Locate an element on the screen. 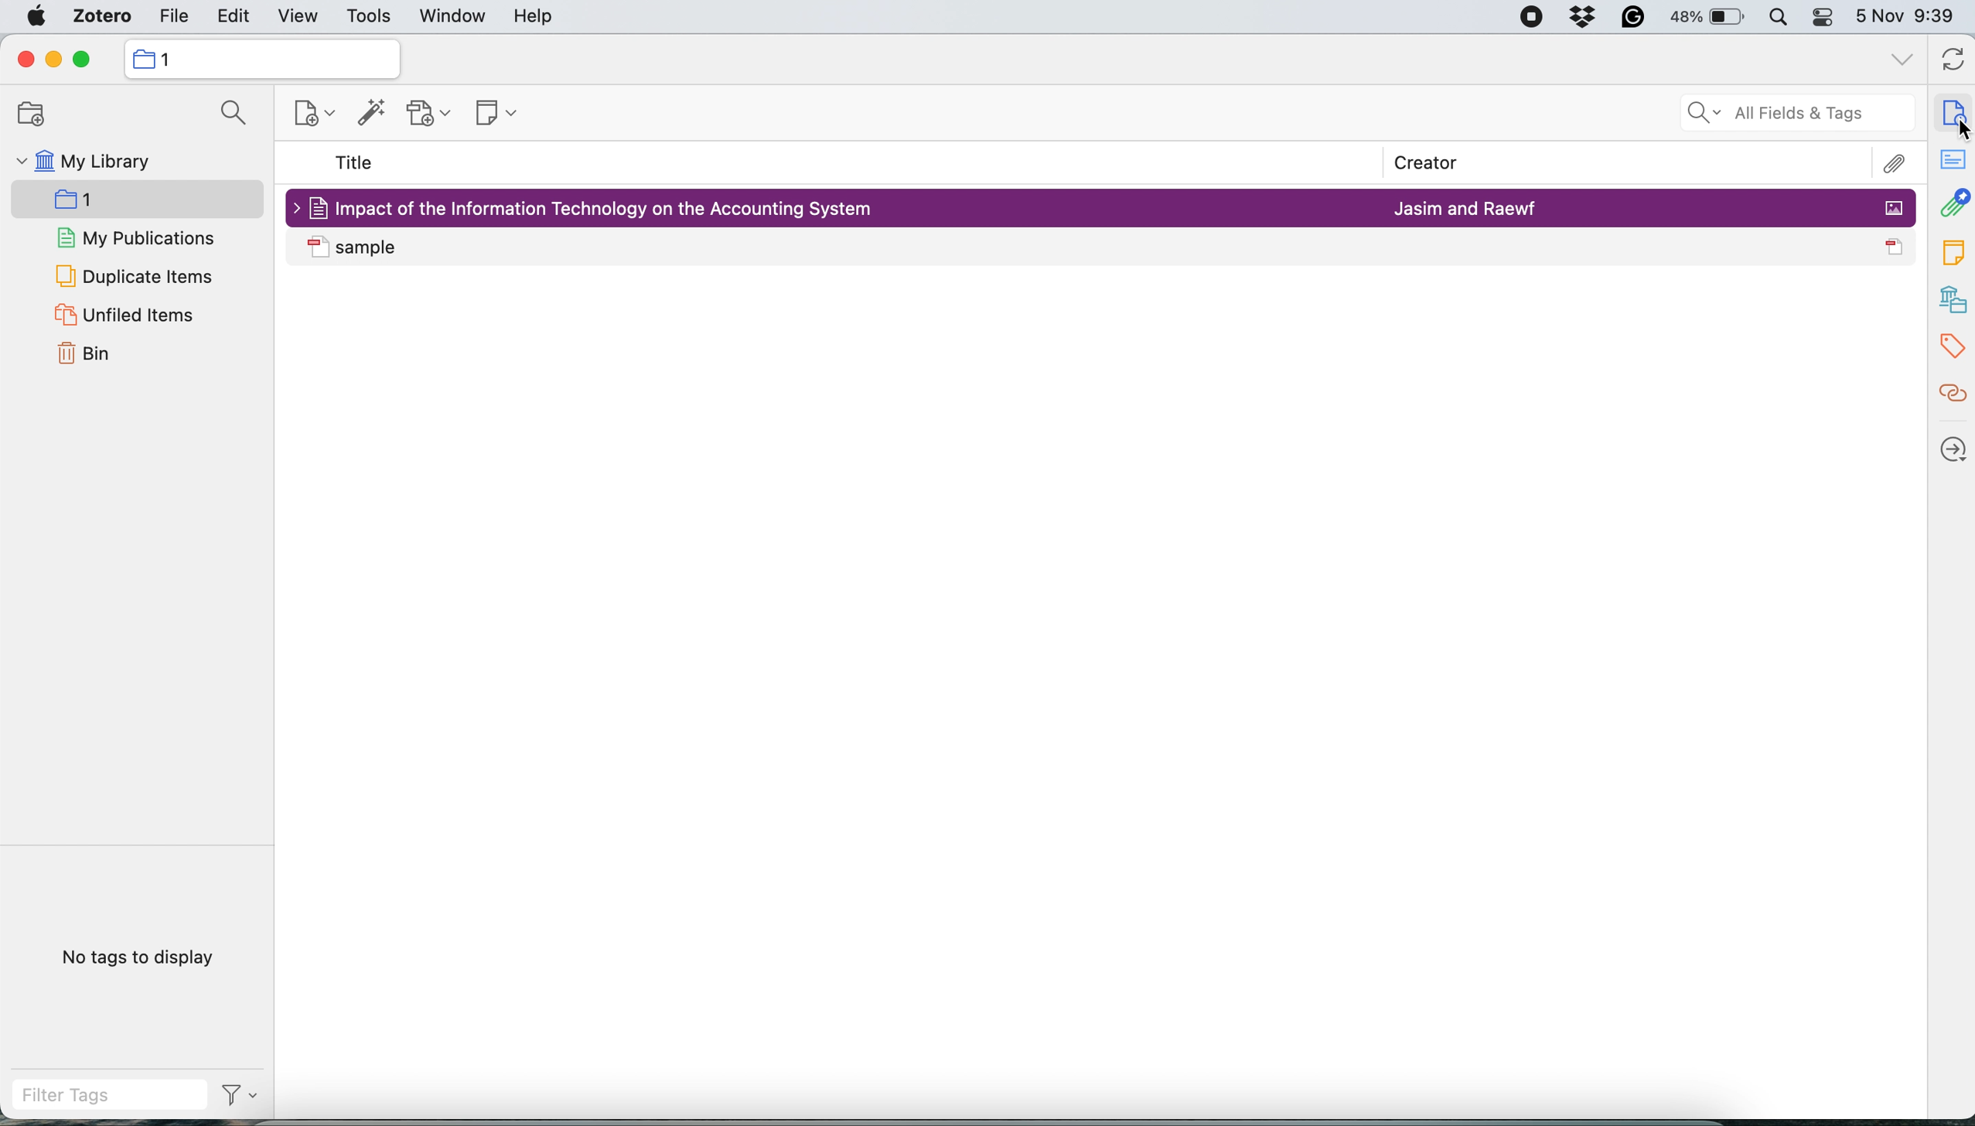 Image resolution: width=1975 pixels, height=1126 pixels. No tags to display is located at coordinates (140, 957).